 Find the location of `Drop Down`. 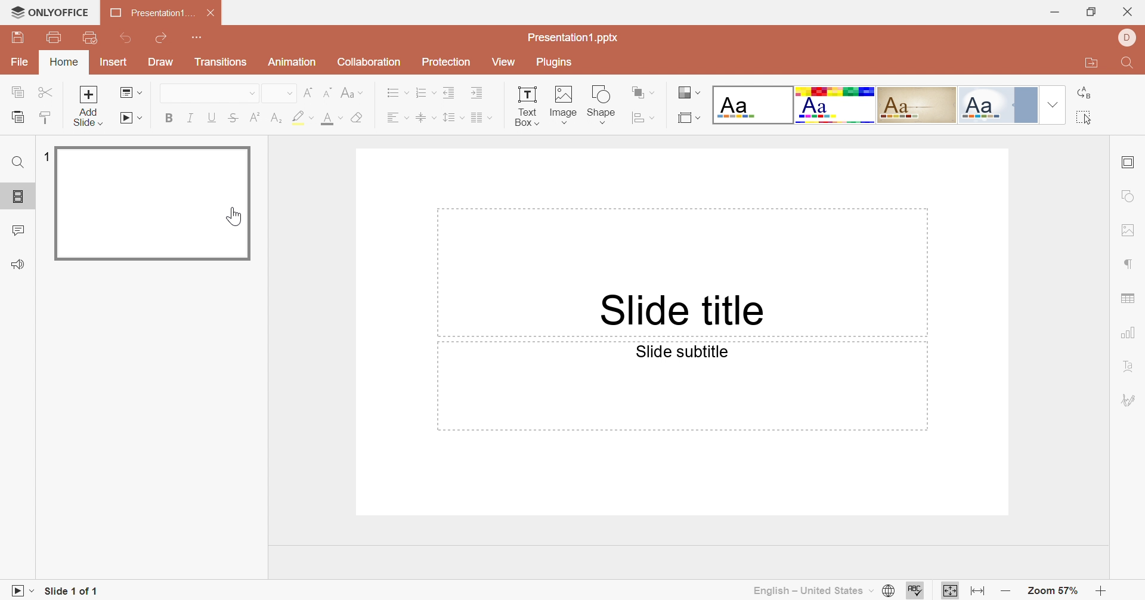

Drop Down is located at coordinates (35, 590).